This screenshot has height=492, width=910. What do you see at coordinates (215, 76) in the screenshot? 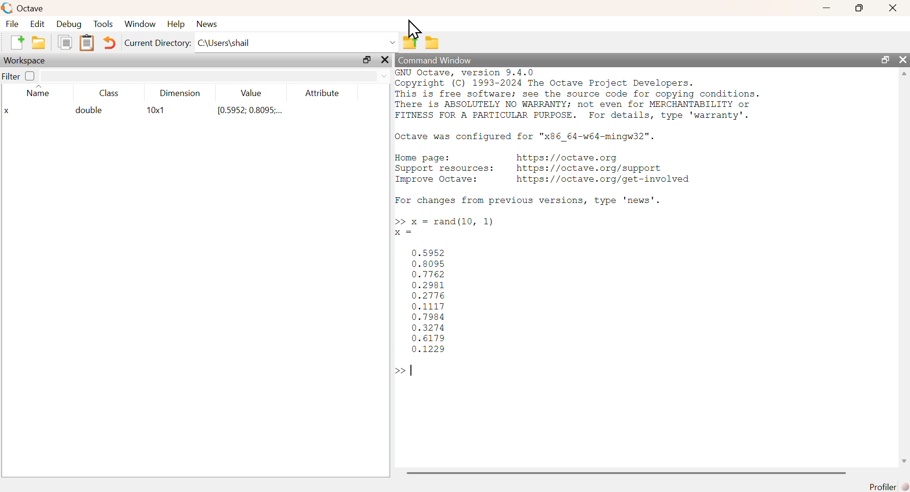
I see `filter` at bounding box center [215, 76].